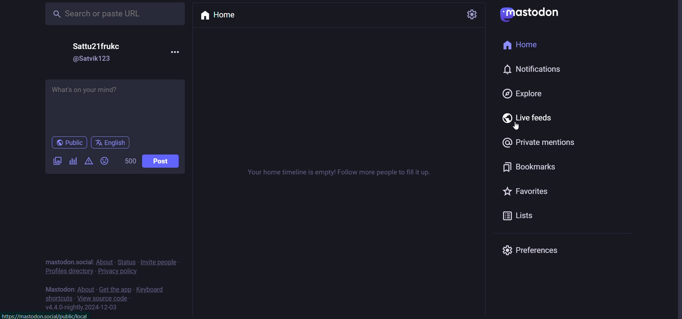 This screenshot has height=319, width=682. I want to click on lists, so click(521, 216).